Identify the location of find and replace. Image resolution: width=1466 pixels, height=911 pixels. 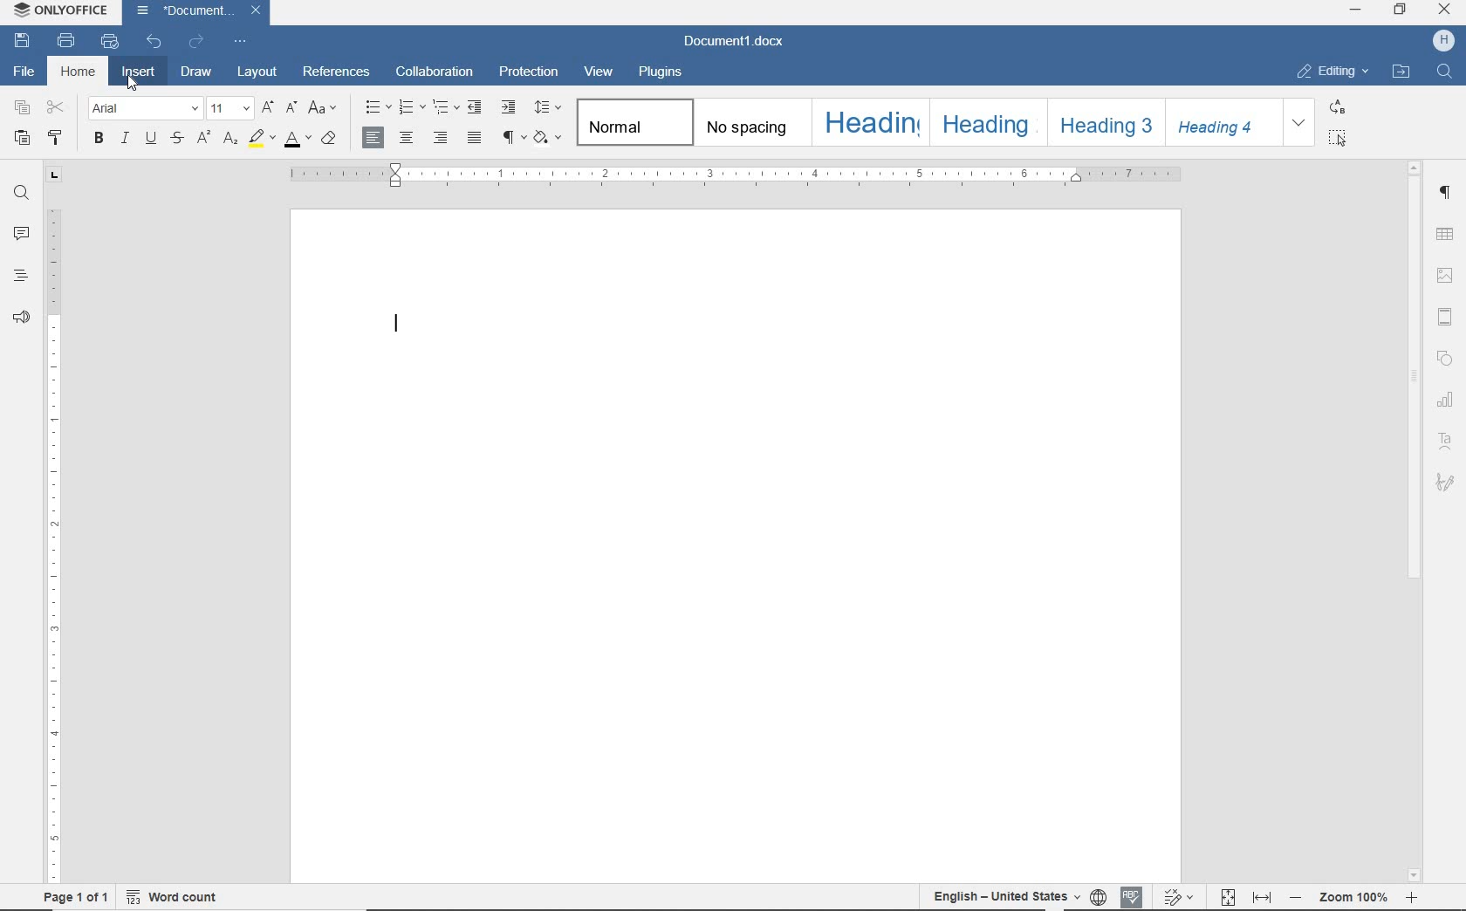
(24, 193).